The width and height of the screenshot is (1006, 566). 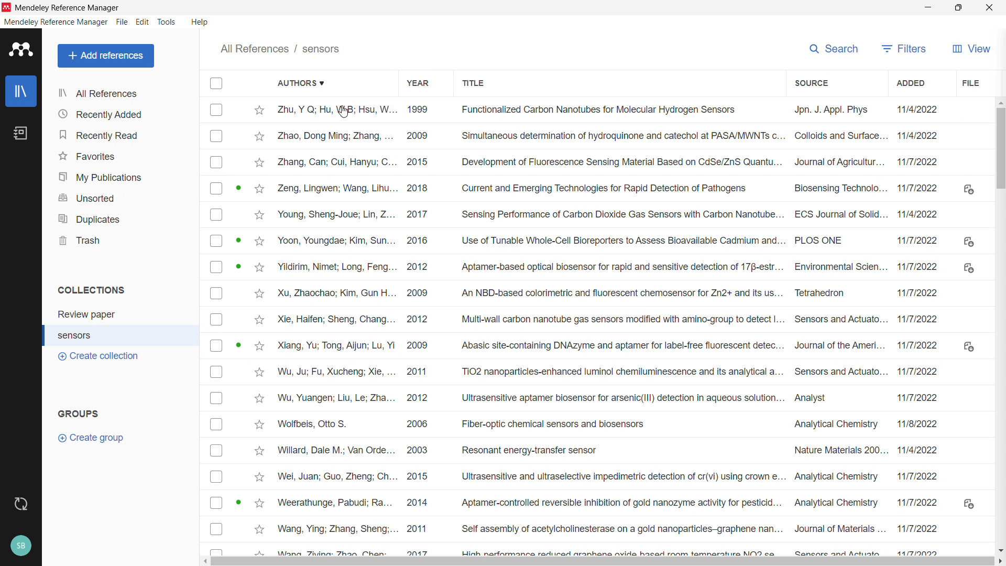 I want to click on Pdf available to download , so click(x=968, y=348).